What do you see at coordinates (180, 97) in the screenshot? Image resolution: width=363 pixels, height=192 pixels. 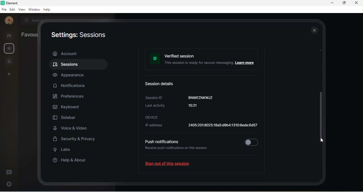 I see `session id: BNWEZNKWJZ` at bounding box center [180, 97].